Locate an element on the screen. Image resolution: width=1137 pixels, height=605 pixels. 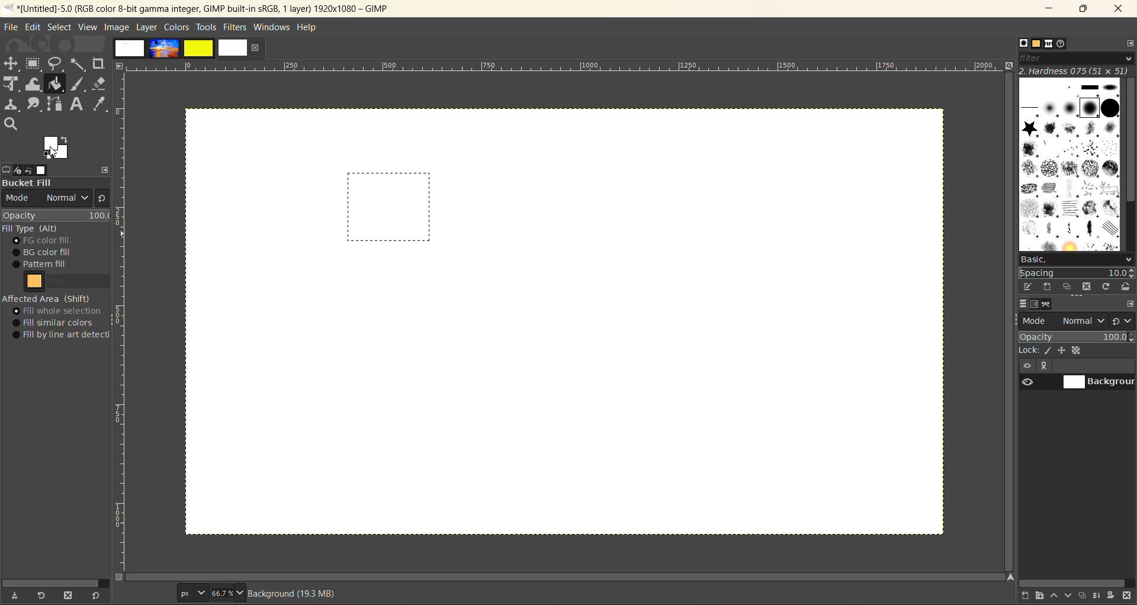
select is located at coordinates (62, 28).